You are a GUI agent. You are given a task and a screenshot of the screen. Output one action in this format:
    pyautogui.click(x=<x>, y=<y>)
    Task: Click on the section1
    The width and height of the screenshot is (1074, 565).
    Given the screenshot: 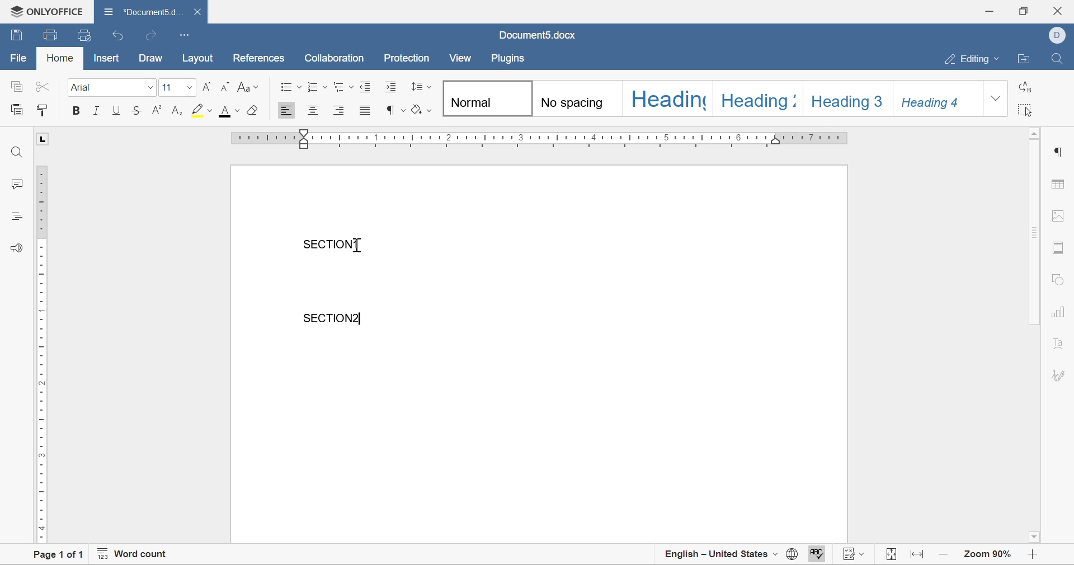 What is the action you would take?
    pyautogui.click(x=332, y=244)
    